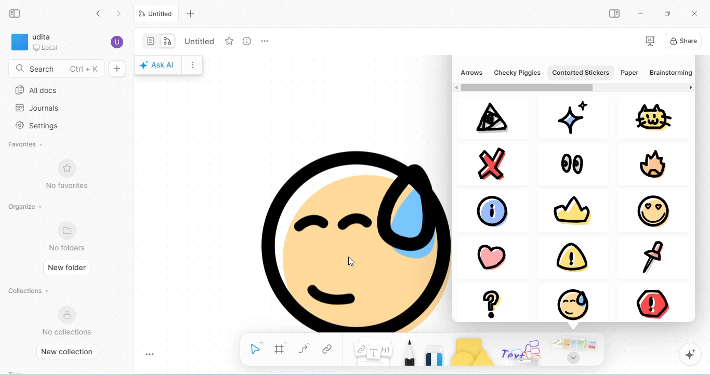  Describe the element at coordinates (651, 300) in the screenshot. I see `stop` at that location.